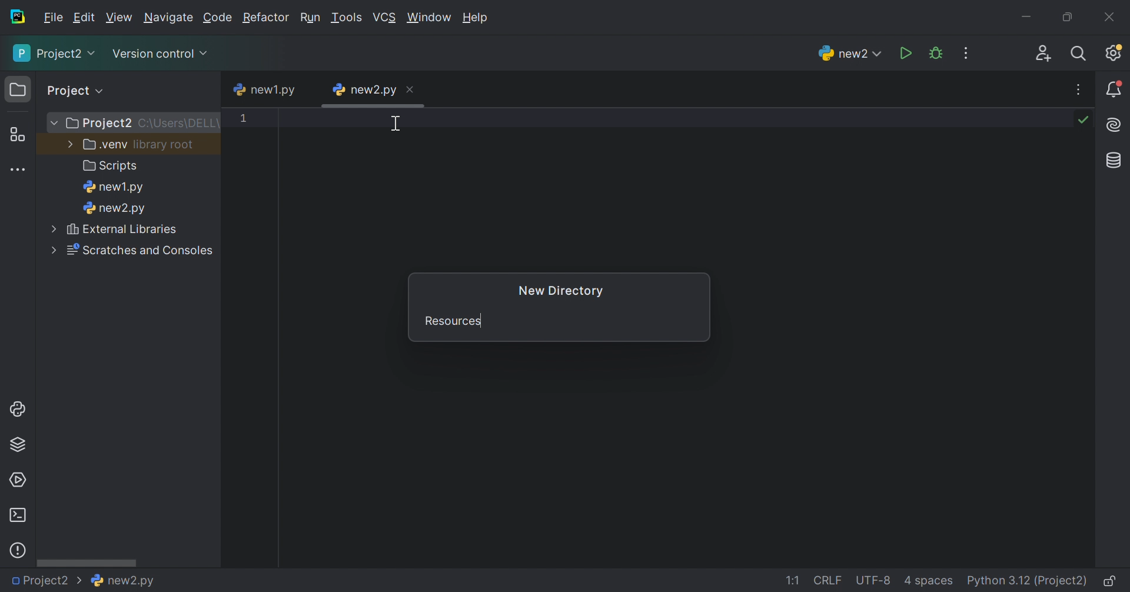 The image size is (1130, 592). Describe the element at coordinates (793, 581) in the screenshot. I see `1:1` at that location.